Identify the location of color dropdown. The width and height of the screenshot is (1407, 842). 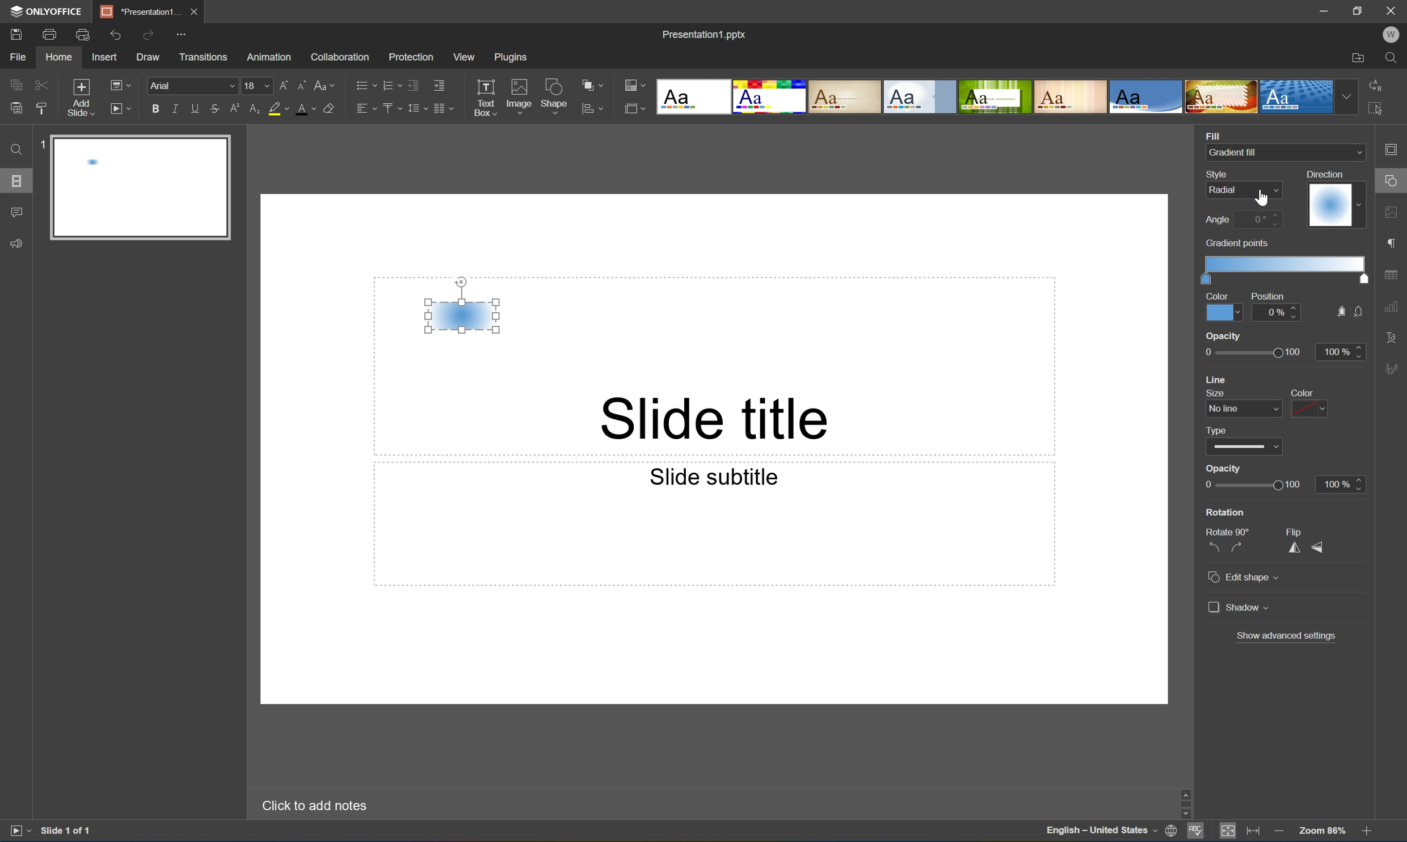
(1310, 409).